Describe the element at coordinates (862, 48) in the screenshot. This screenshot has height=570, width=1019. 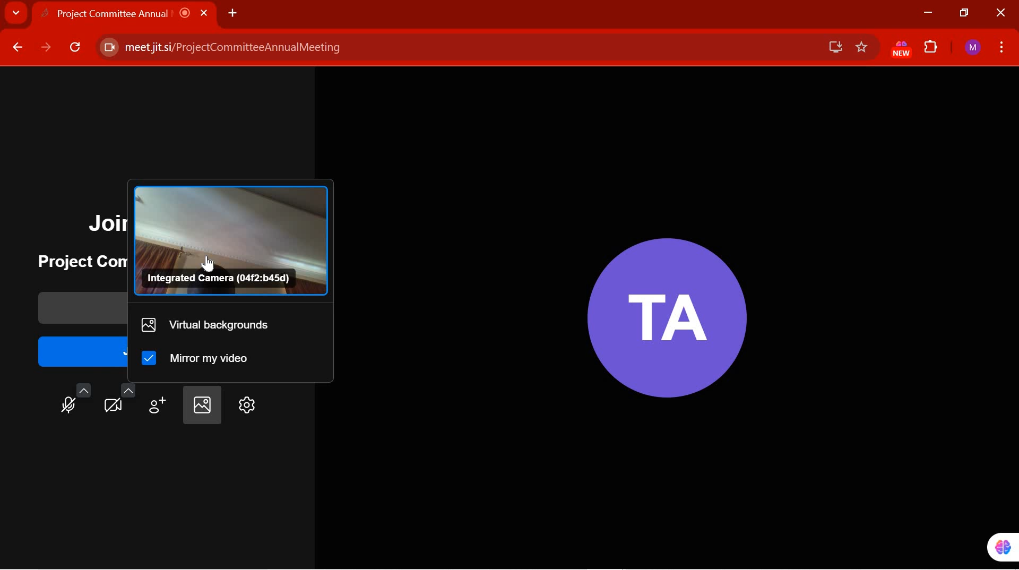
I see `favorites` at that location.